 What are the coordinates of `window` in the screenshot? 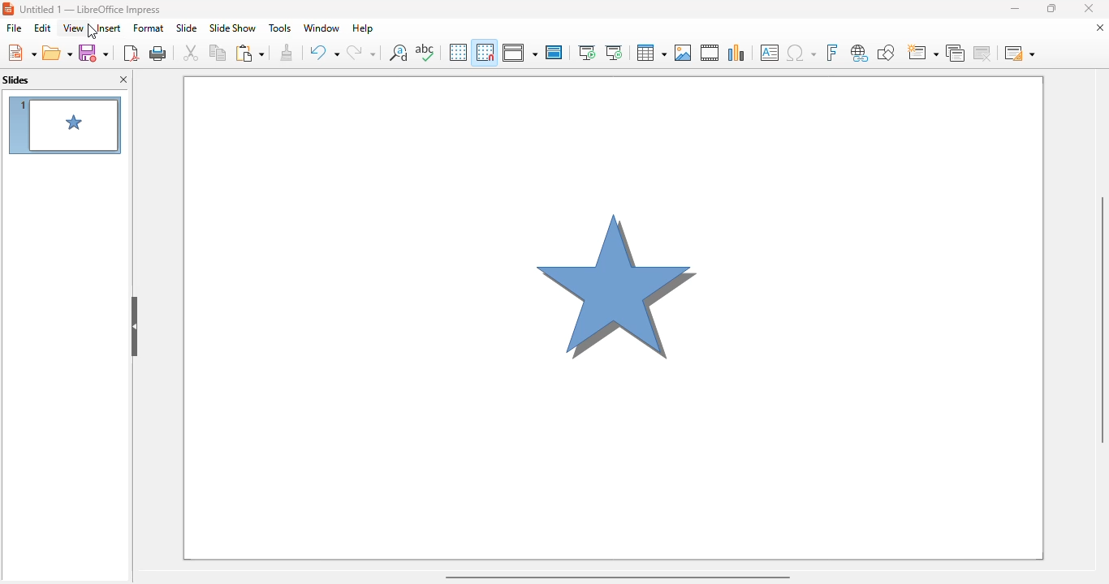 It's located at (321, 28).